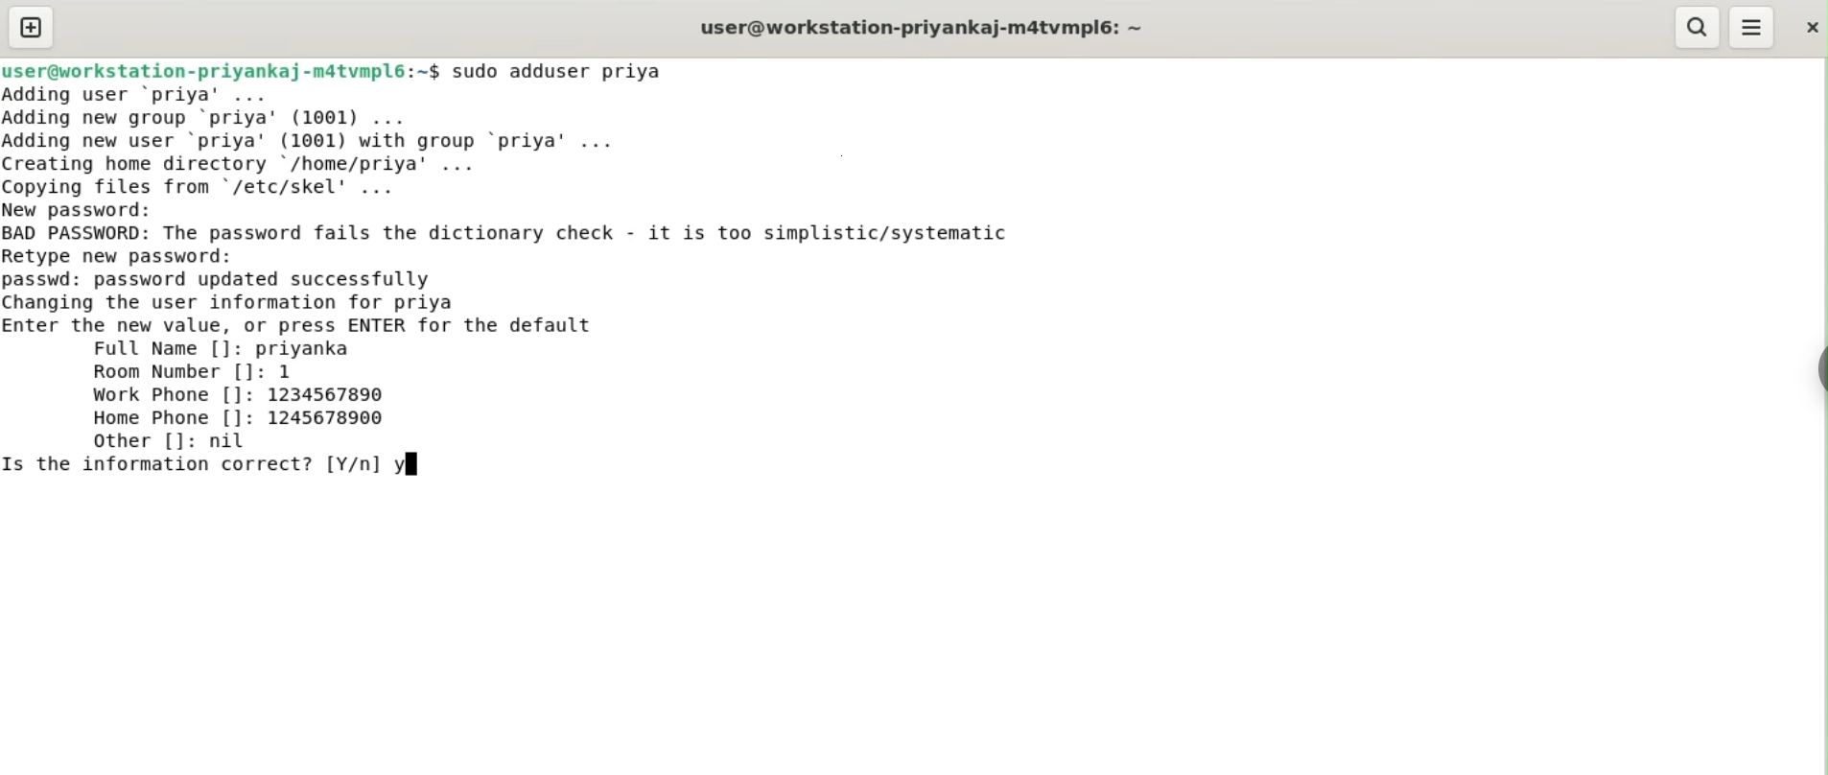 Image resolution: width=1828 pixels, height=775 pixels. Describe the element at coordinates (333, 420) in the screenshot. I see `1245678900` at that location.